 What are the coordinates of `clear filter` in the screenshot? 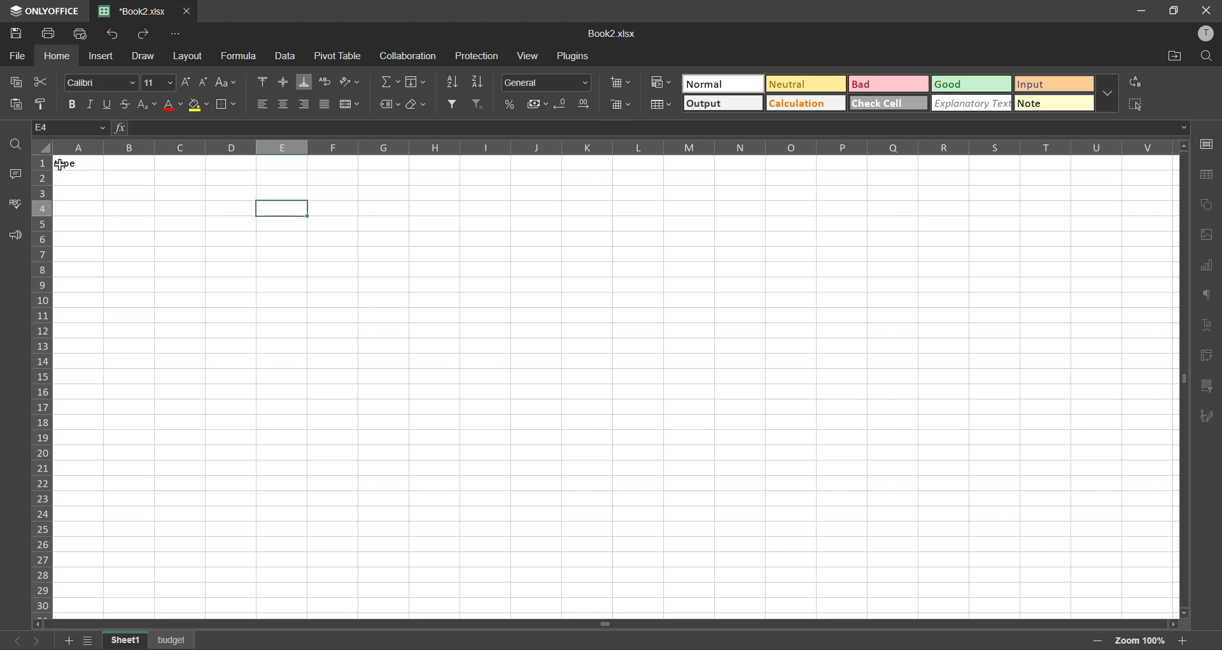 It's located at (477, 105).